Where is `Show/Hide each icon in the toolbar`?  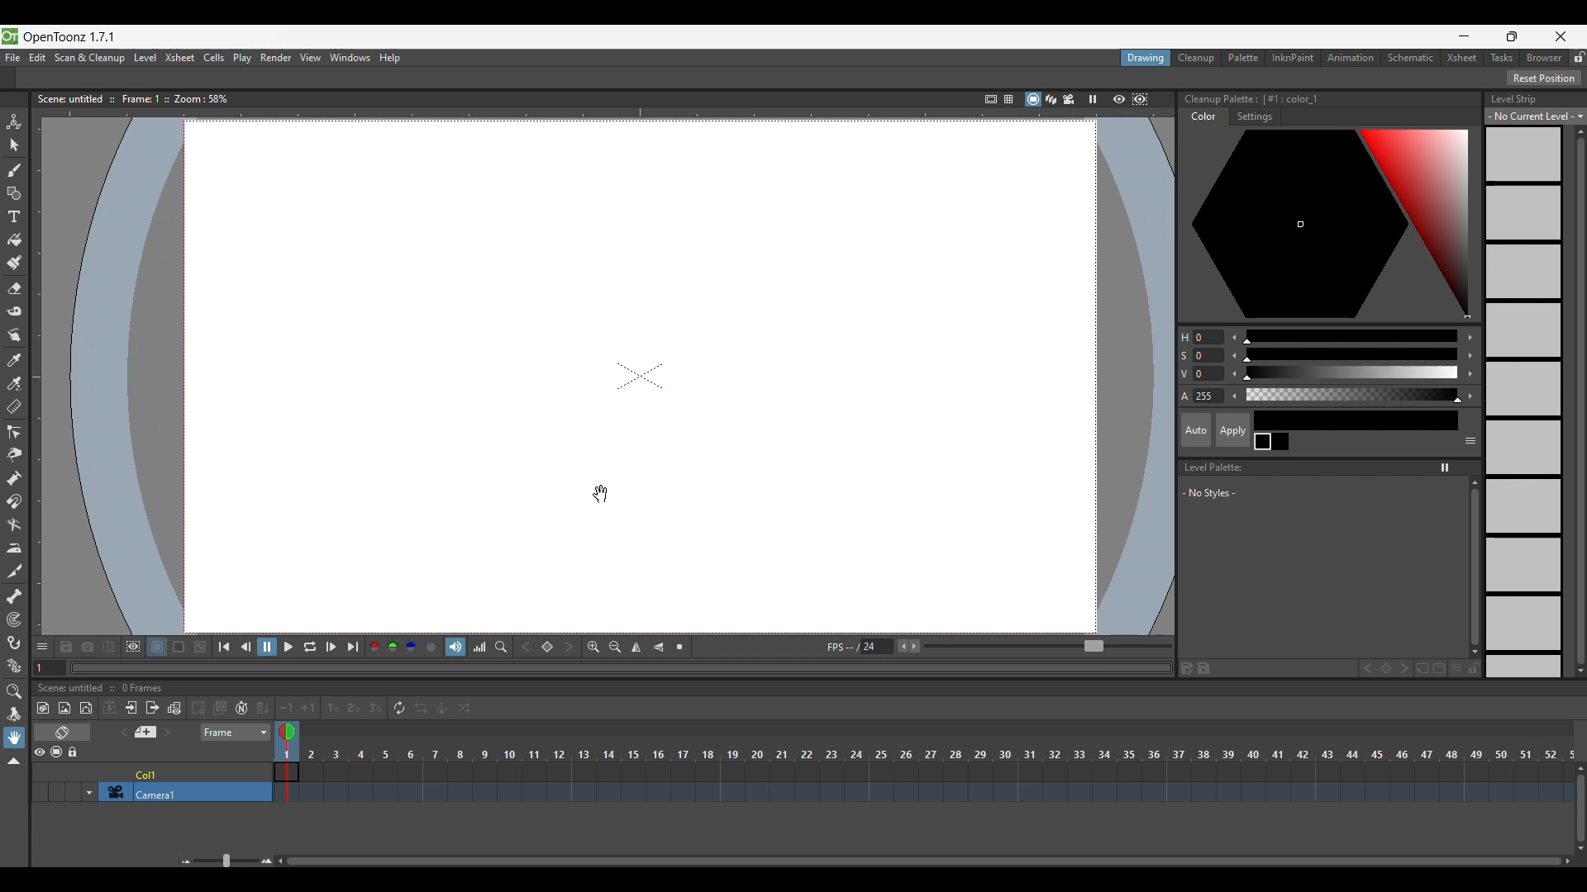 Show/Hide each icon in the toolbar is located at coordinates (42, 647).